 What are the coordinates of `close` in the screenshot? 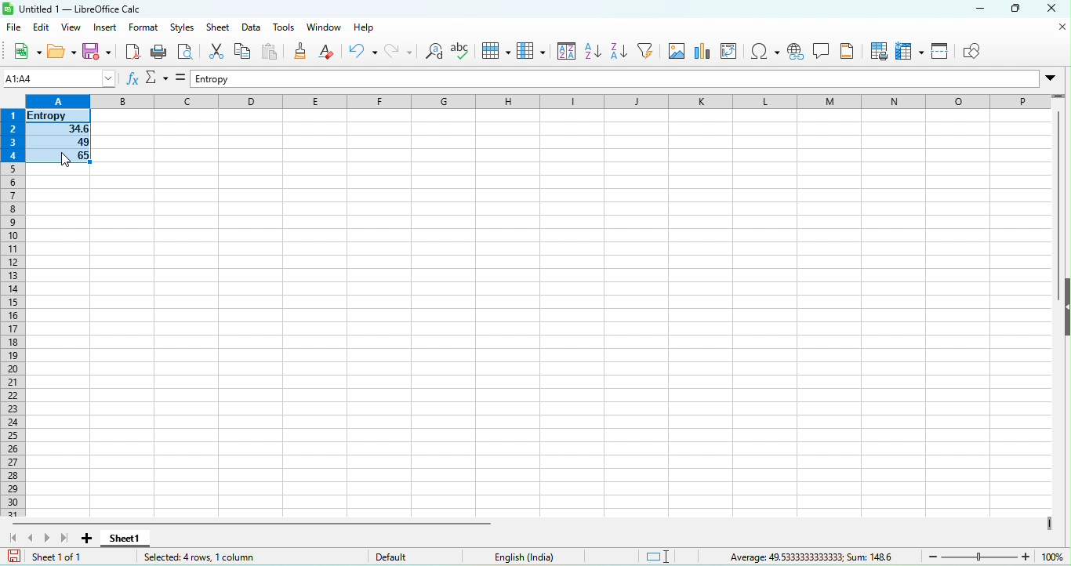 It's located at (1055, 9).